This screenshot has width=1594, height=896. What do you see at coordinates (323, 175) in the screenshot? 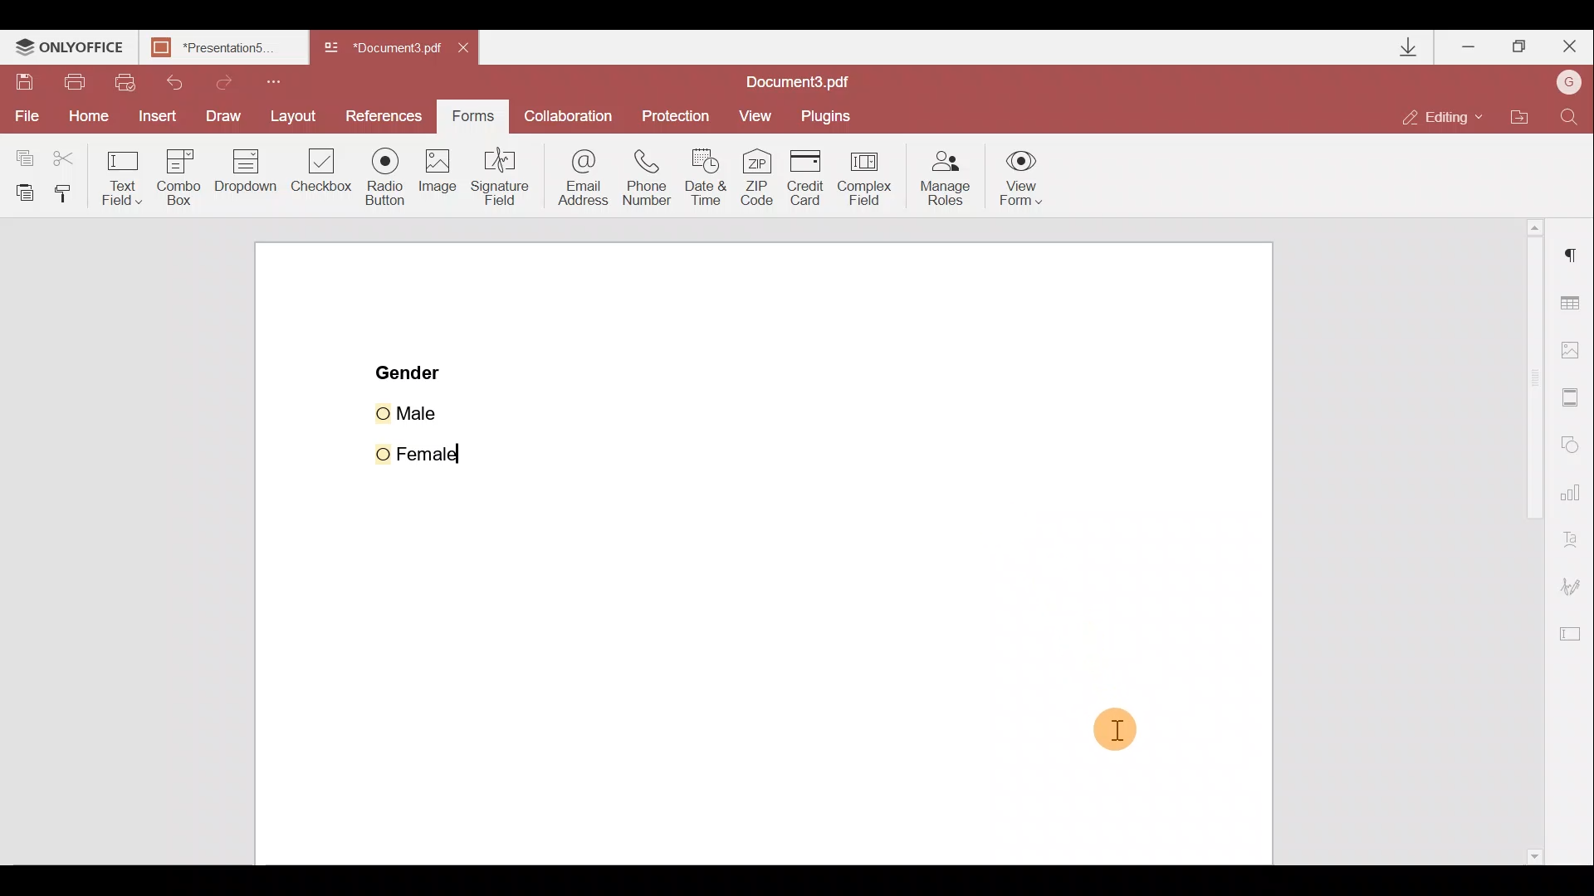
I see `Checkbox` at bounding box center [323, 175].